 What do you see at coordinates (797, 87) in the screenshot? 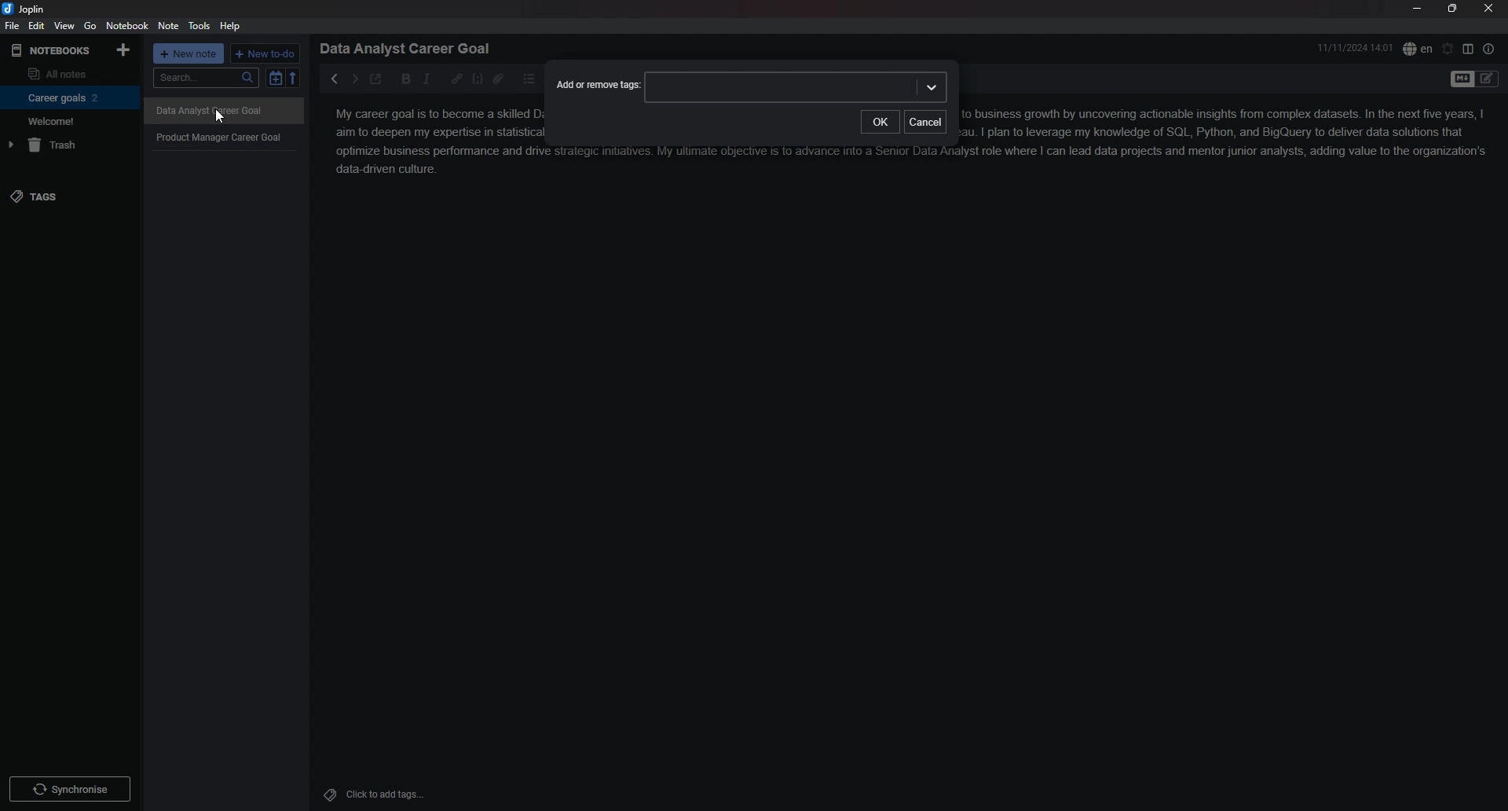
I see `input box` at bounding box center [797, 87].